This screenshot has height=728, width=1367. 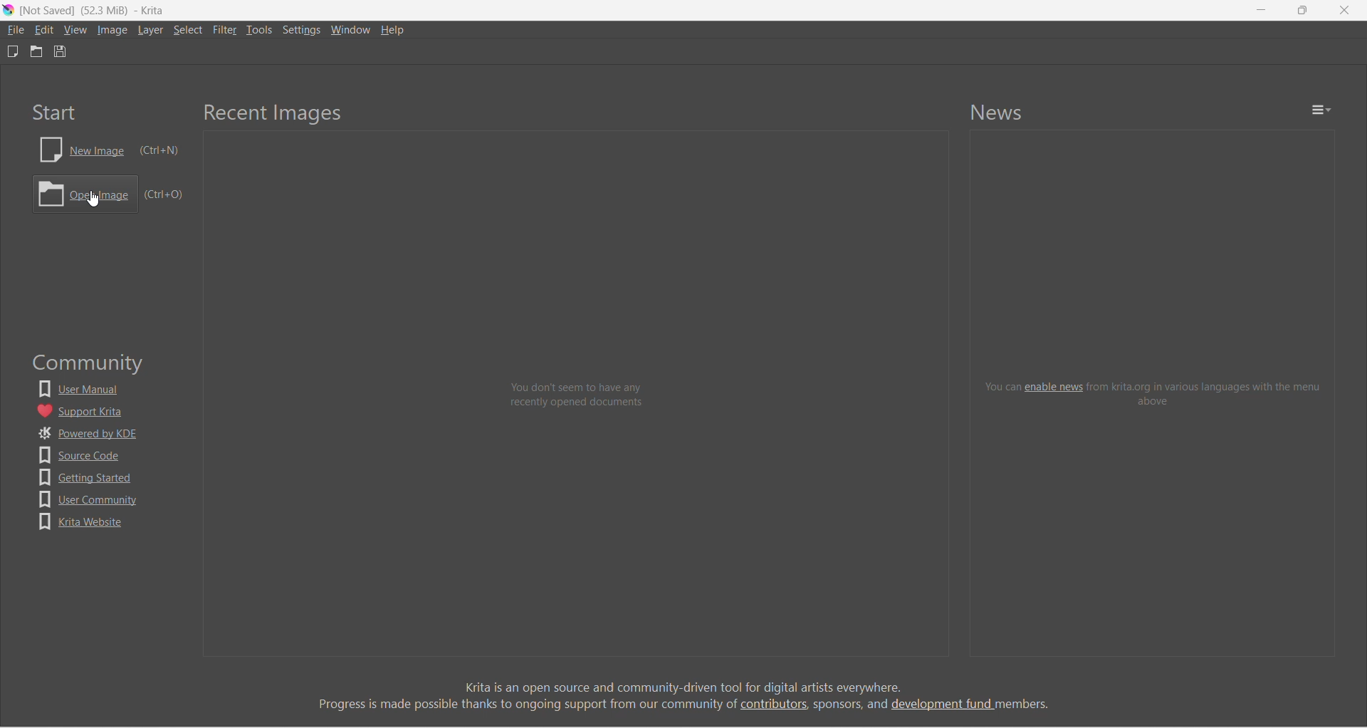 What do you see at coordinates (189, 30) in the screenshot?
I see `select` at bounding box center [189, 30].